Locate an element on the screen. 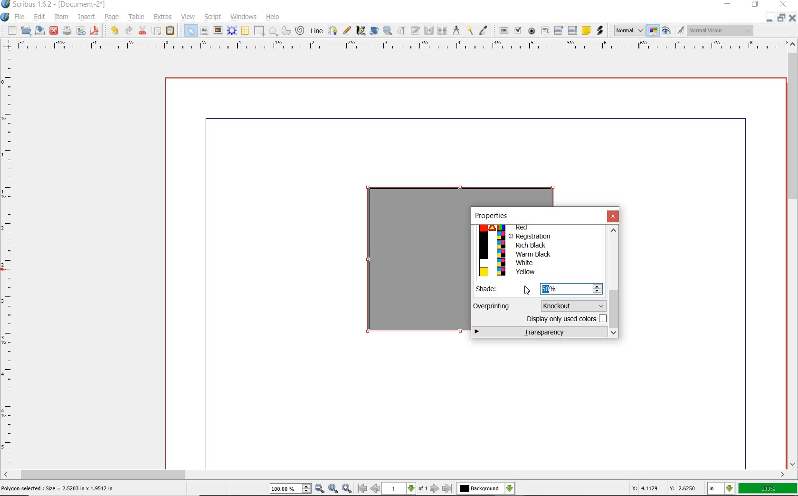 This screenshot has height=496, width=798. unlink text frames is located at coordinates (443, 31).